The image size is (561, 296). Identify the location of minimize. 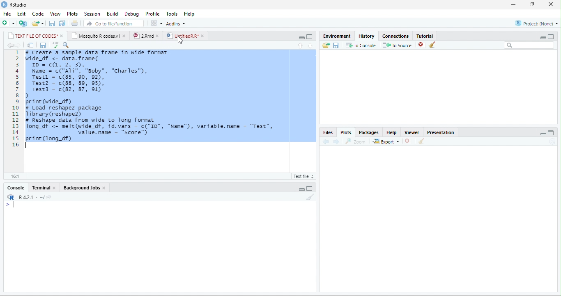
(513, 5).